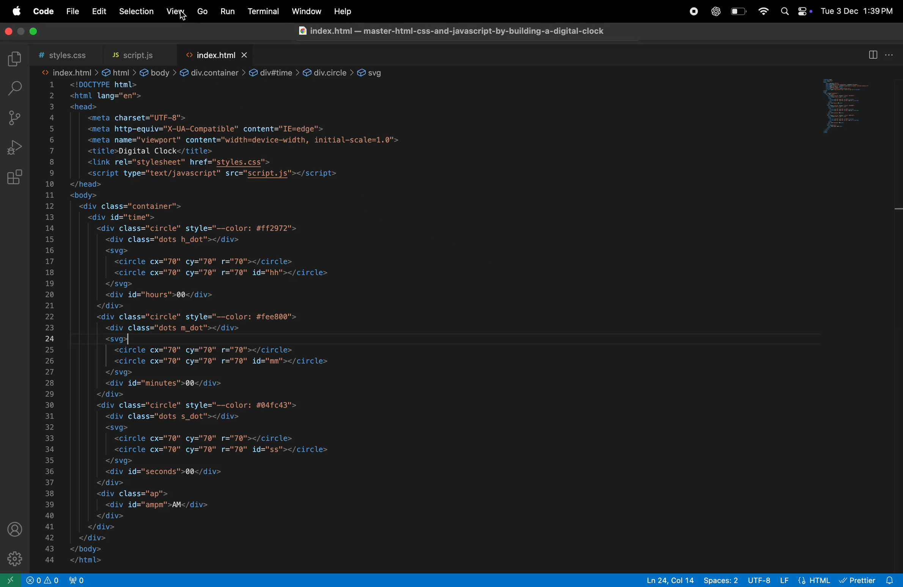 Image resolution: width=903 pixels, height=587 pixels. What do you see at coordinates (328, 71) in the screenshot?
I see `div.circle` at bounding box center [328, 71].